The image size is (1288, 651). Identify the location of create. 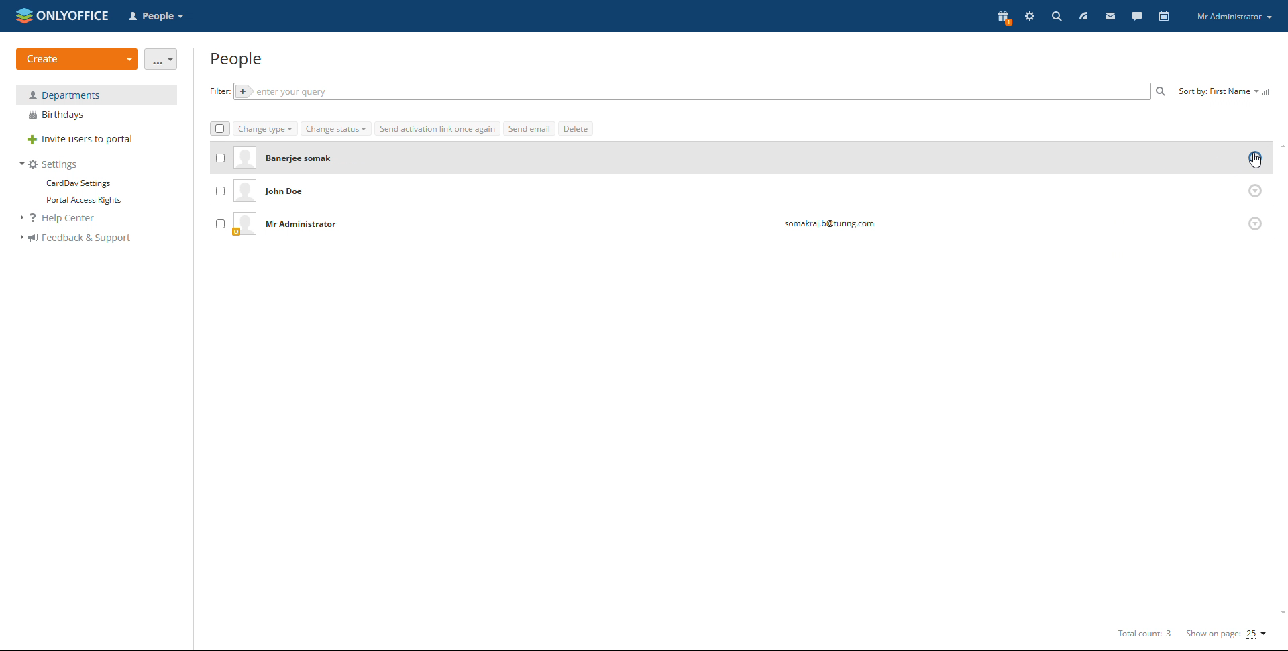
(77, 59).